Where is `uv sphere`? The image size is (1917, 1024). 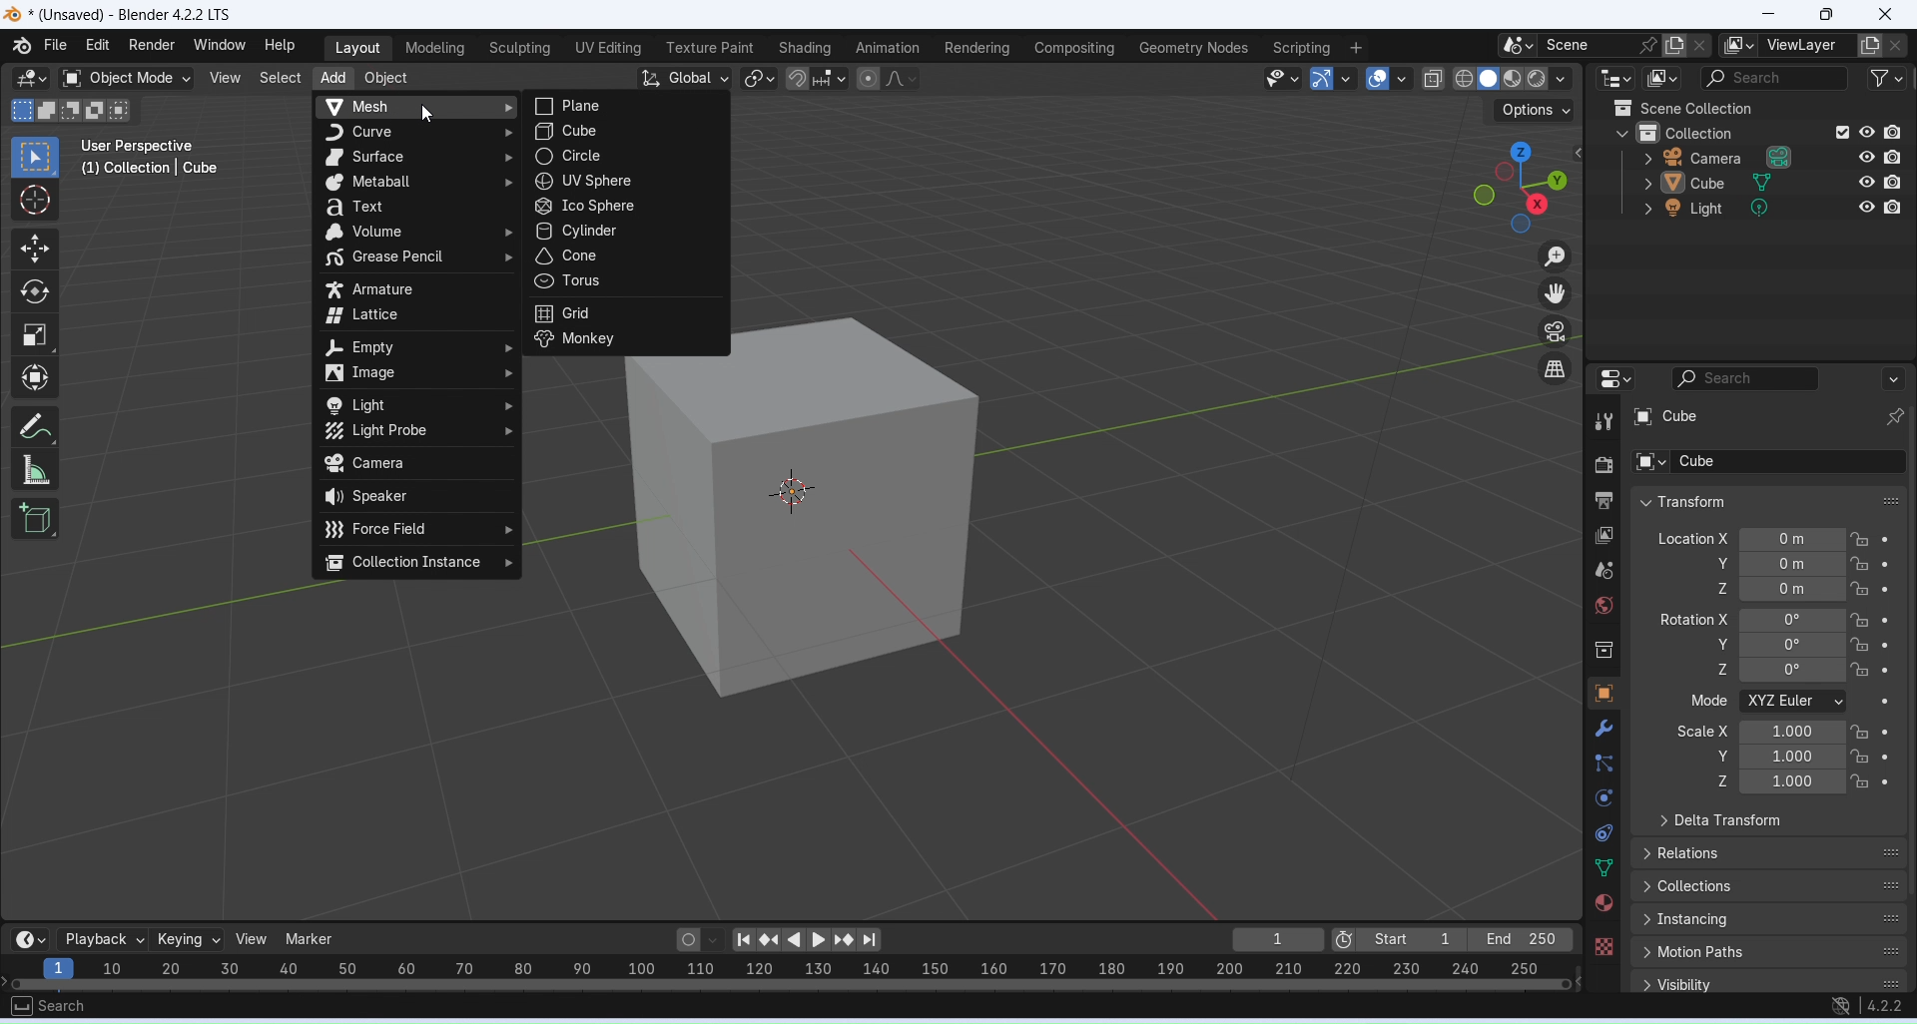 uv sphere is located at coordinates (613, 181).